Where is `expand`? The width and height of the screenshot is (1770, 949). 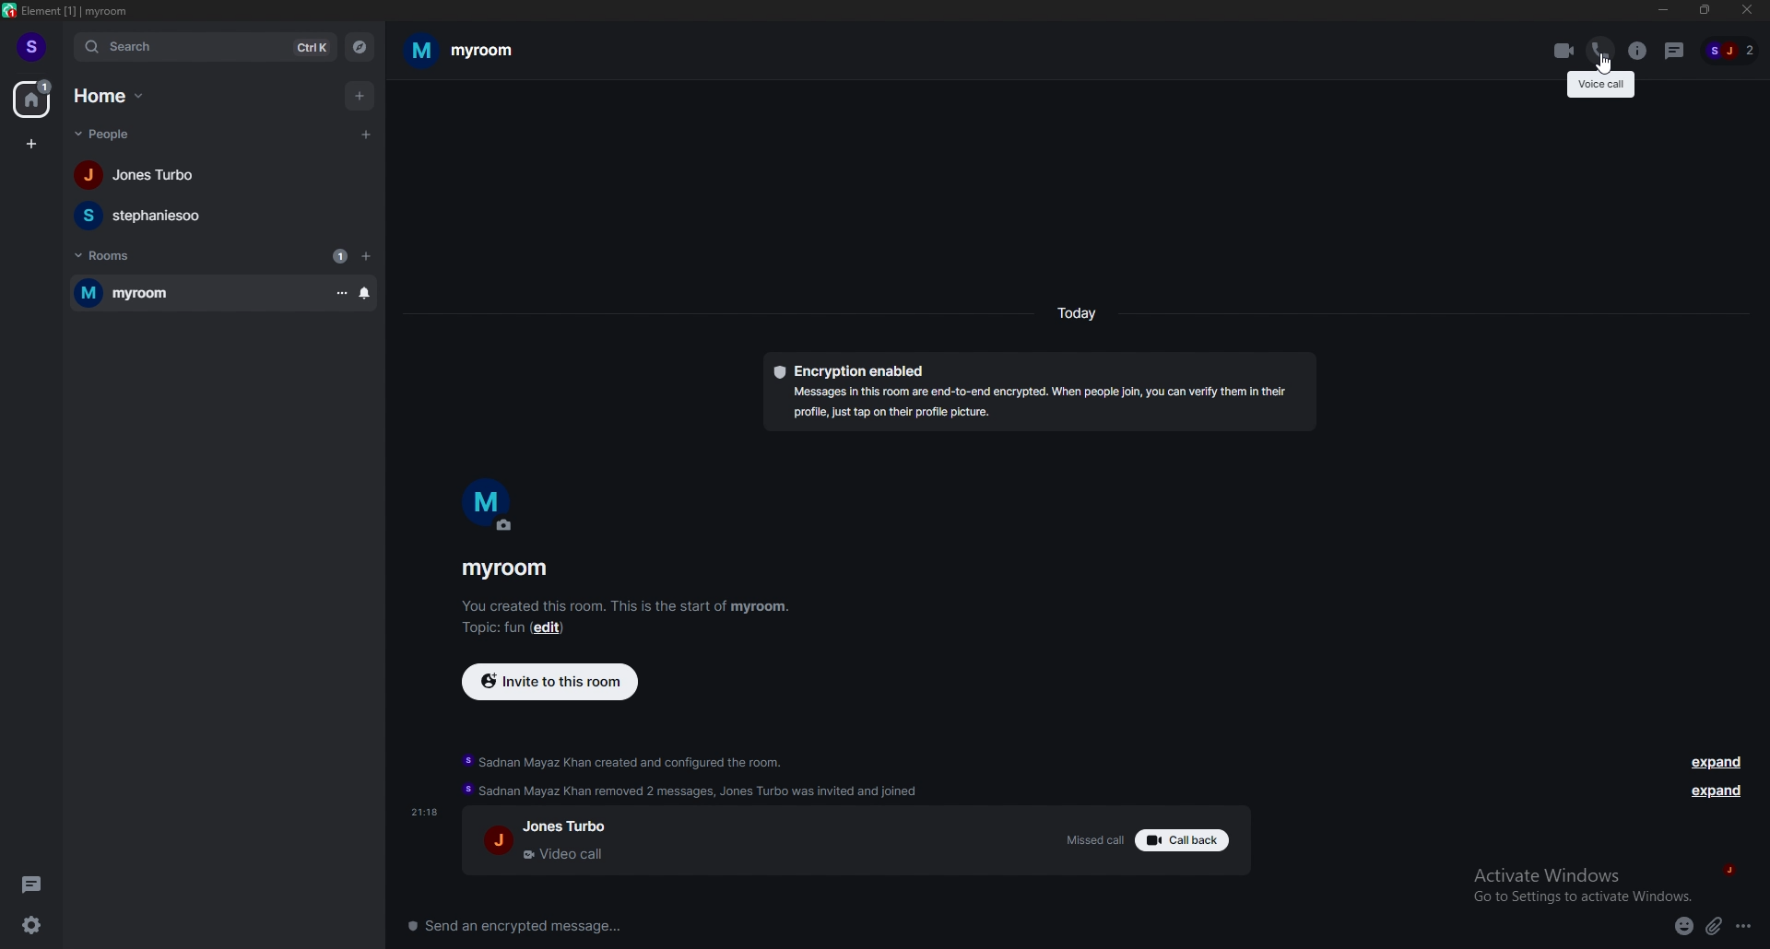
expand is located at coordinates (1714, 762).